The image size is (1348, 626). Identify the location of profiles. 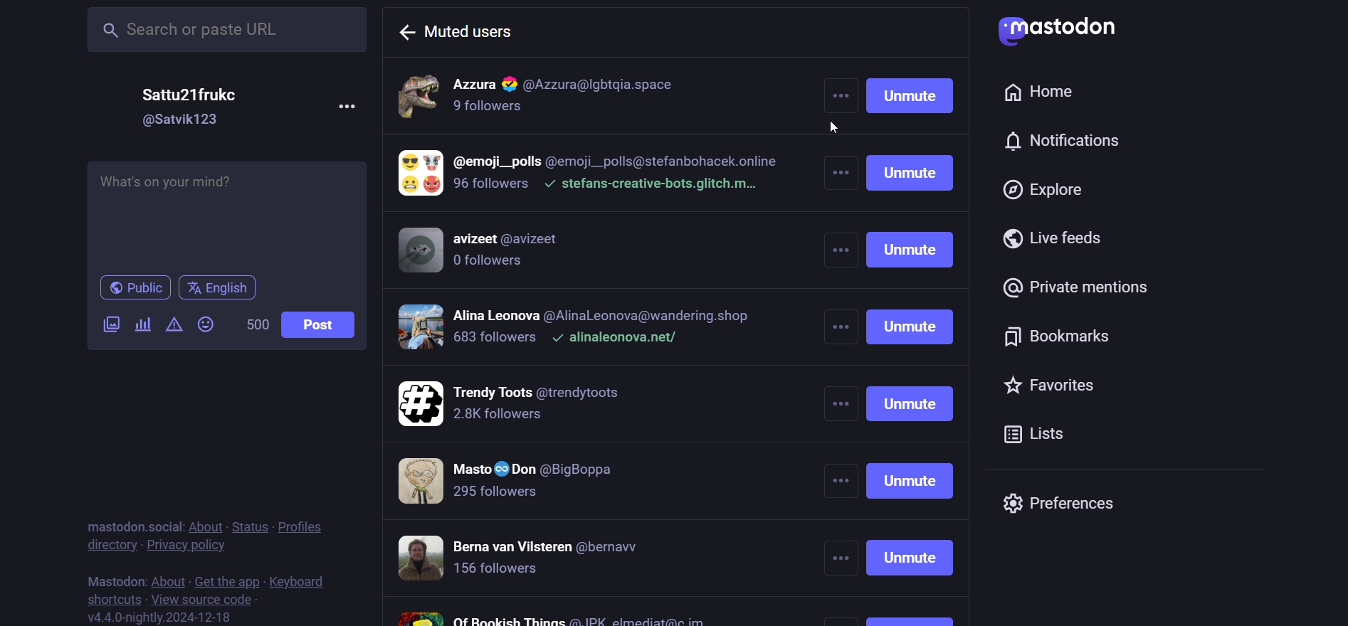
(300, 529).